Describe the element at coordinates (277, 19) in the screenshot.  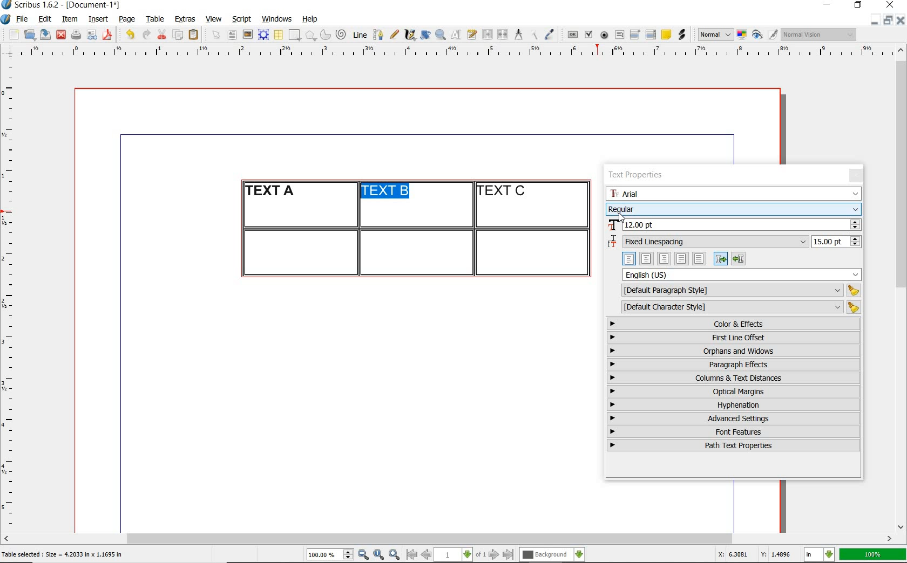
I see `windows` at that location.